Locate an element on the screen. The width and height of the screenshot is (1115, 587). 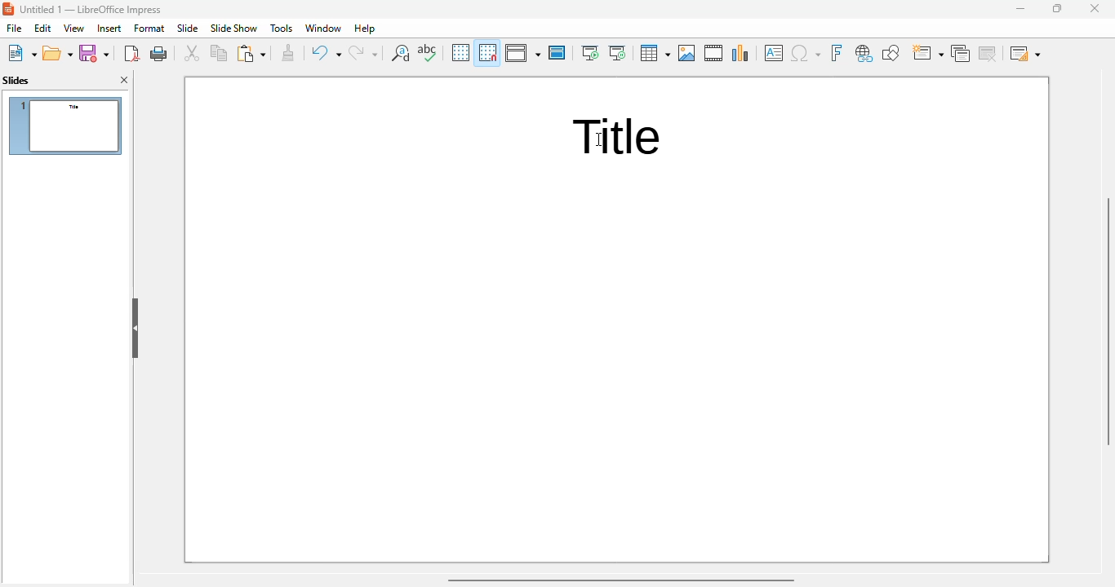
edit is located at coordinates (42, 28).